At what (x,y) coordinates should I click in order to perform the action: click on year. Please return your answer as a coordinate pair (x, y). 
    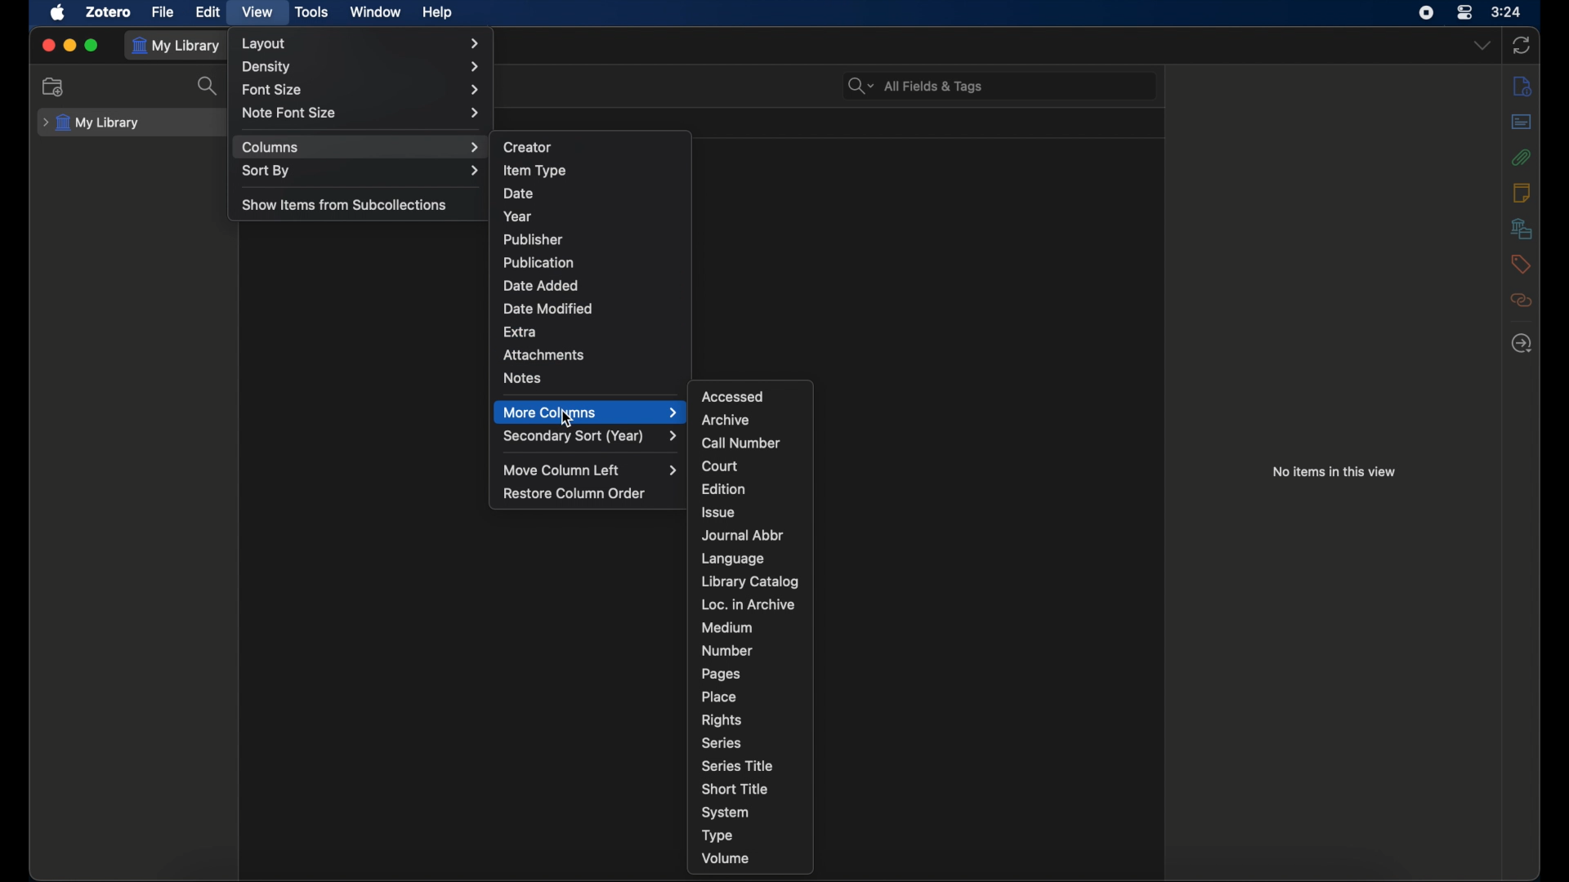
    Looking at the image, I should click on (518, 216).